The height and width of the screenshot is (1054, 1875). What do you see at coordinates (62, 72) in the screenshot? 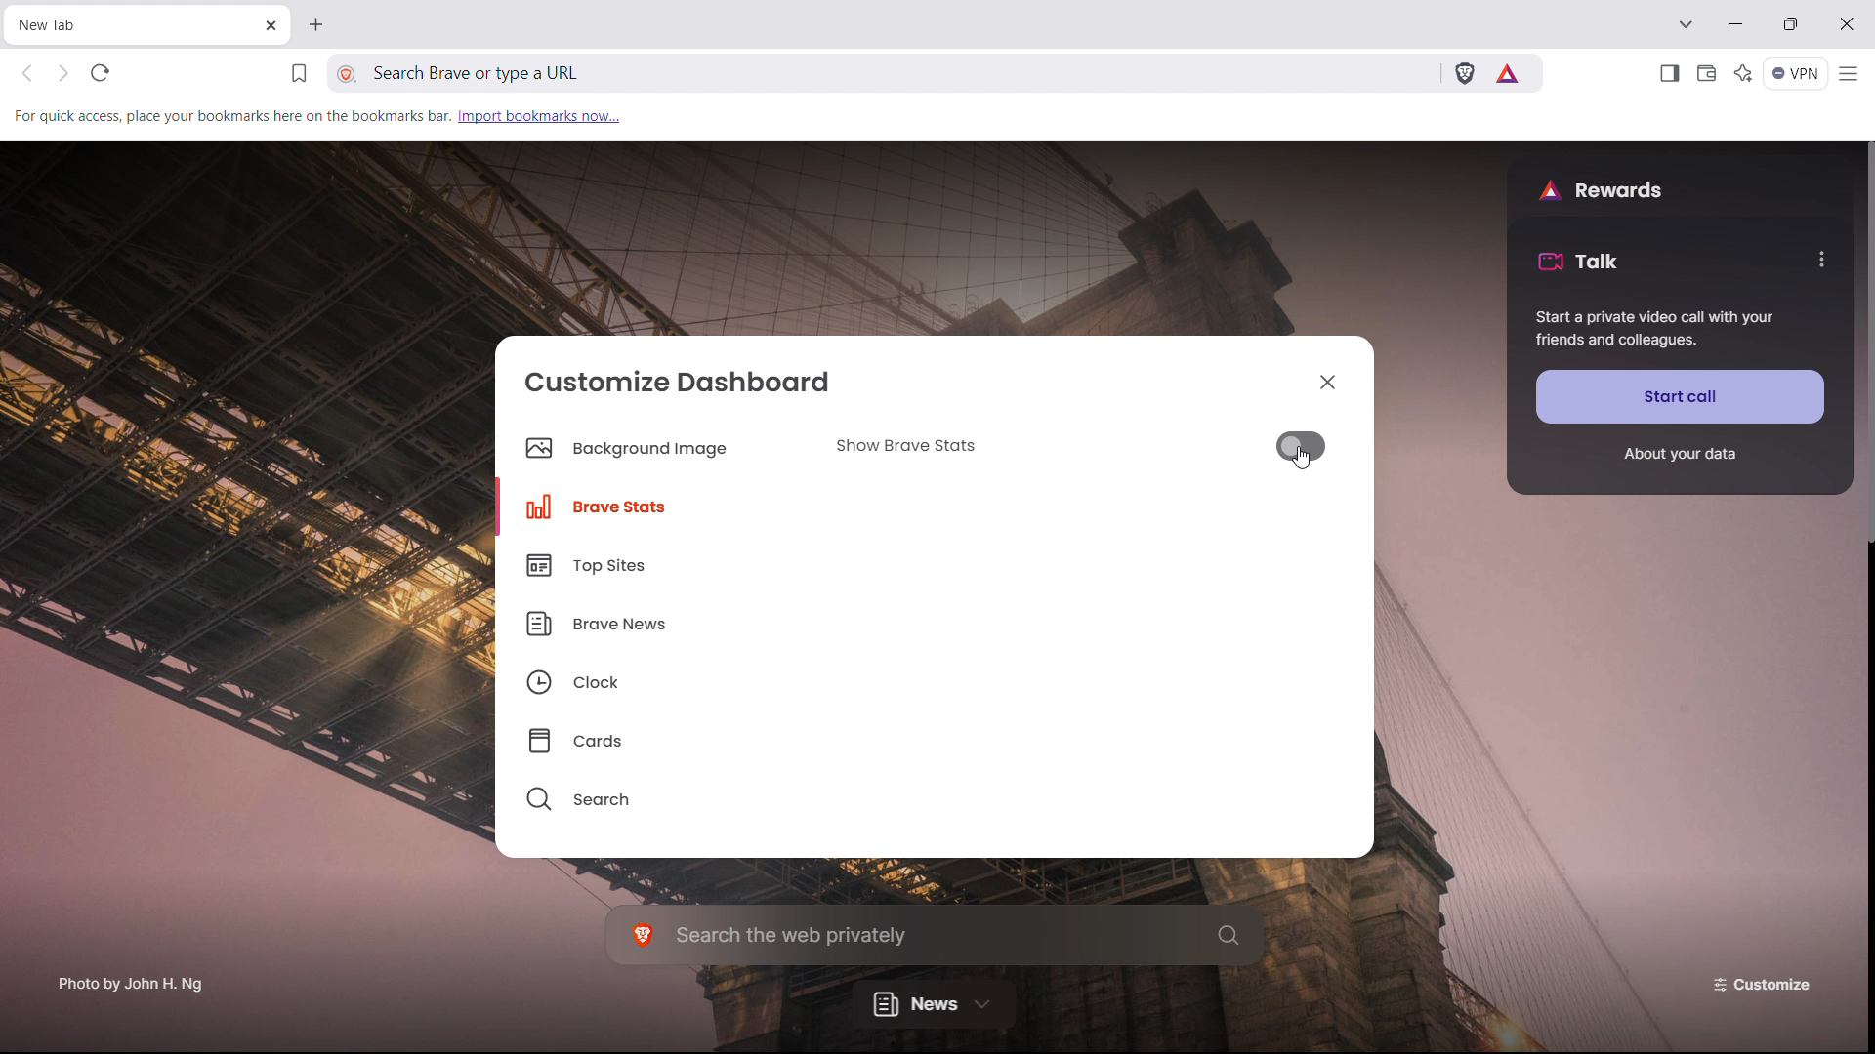
I see `click to go forward hold to see history ` at bounding box center [62, 72].